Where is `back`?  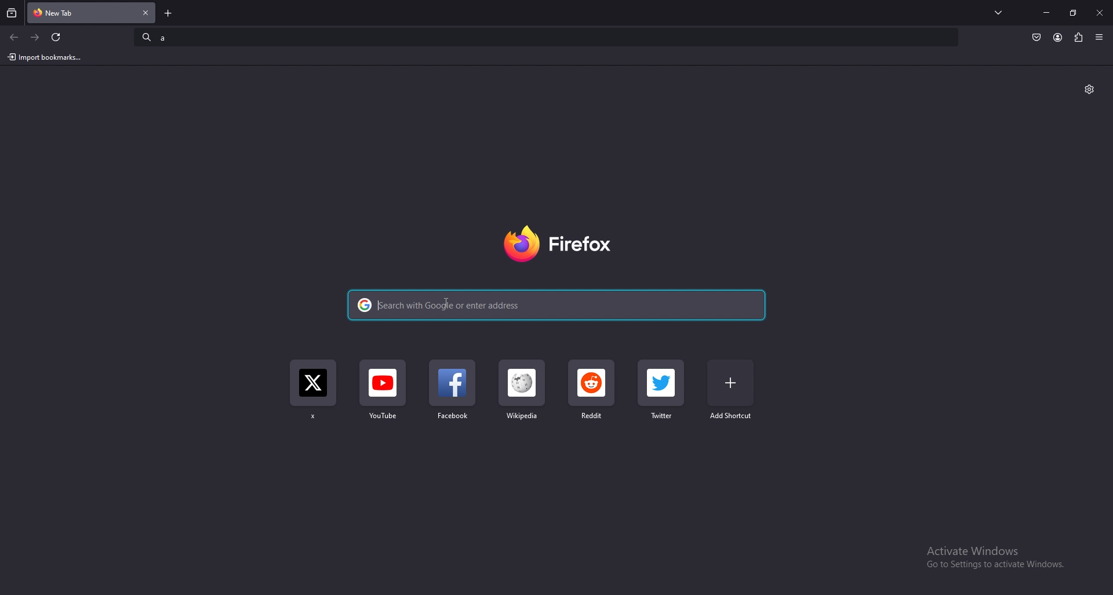 back is located at coordinates (14, 38).